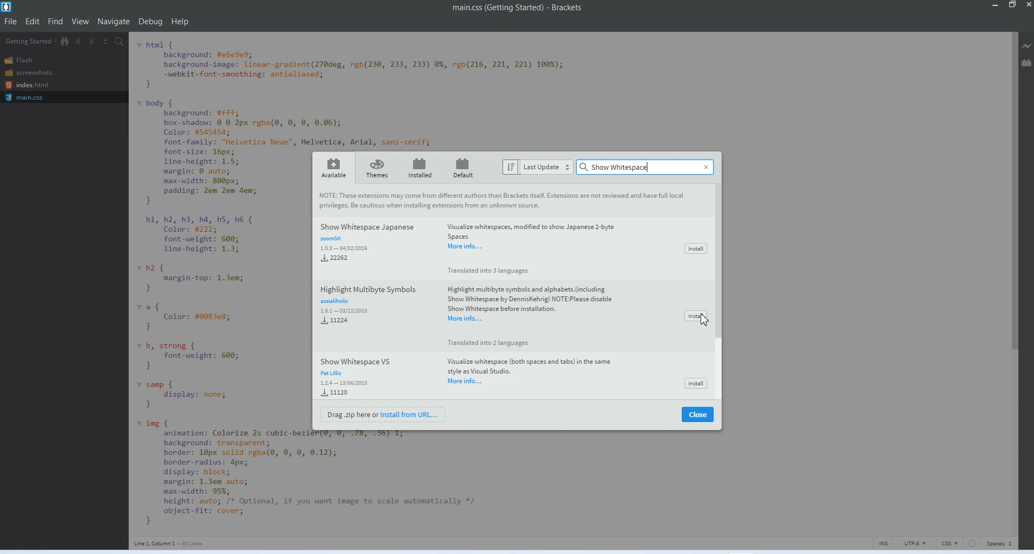  Describe the element at coordinates (33, 21) in the screenshot. I see `Edit` at that location.